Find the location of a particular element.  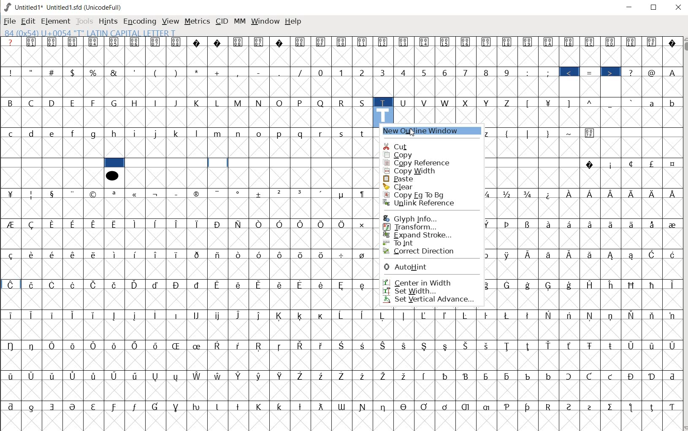

empty spaces is located at coordinates (639, 133).